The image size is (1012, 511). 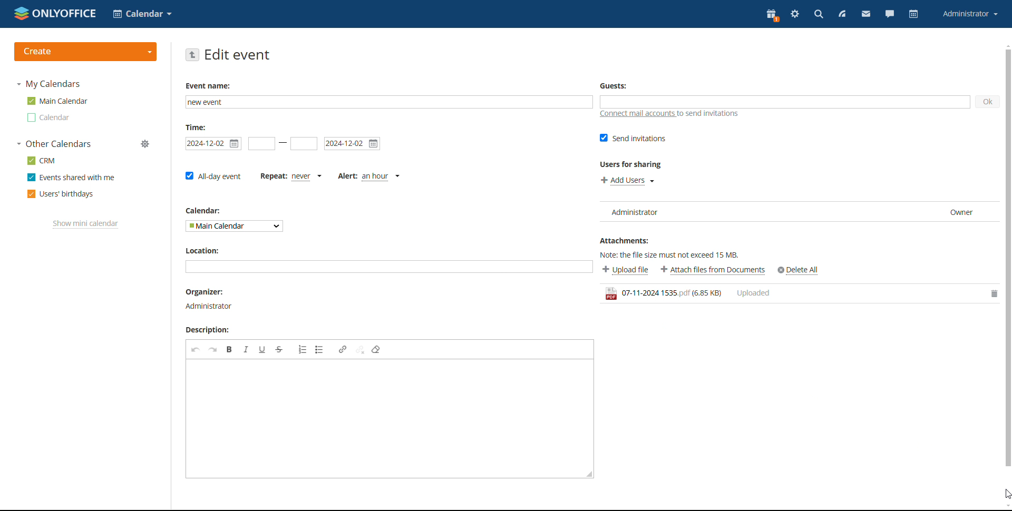 What do you see at coordinates (796, 15) in the screenshot?
I see `settings` at bounding box center [796, 15].